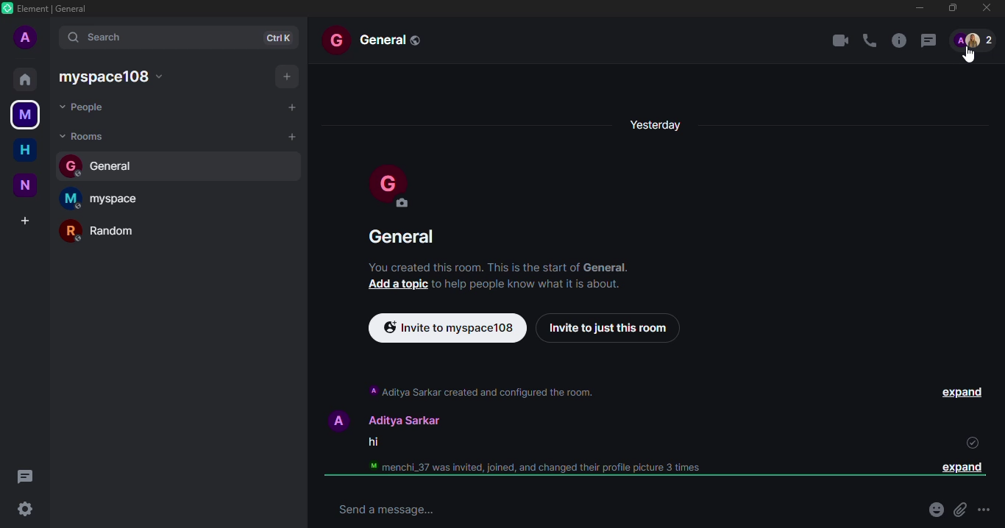 The width and height of the screenshot is (1005, 528). Describe the element at coordinates (291, 107) in the screenshot. I see `add` at that location.